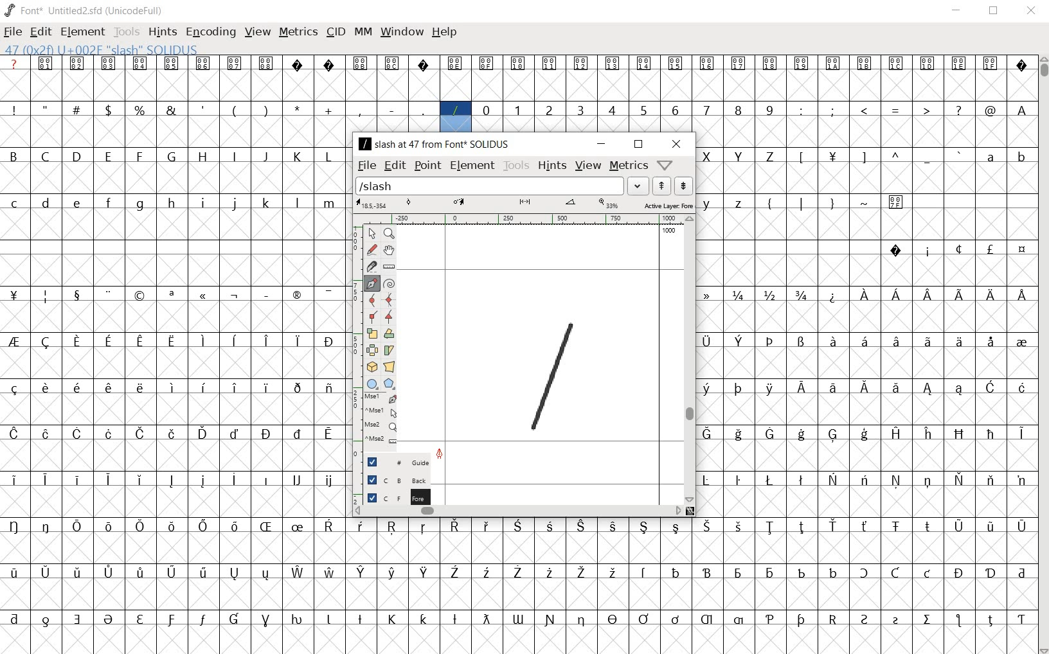  What do you see at coordinates (678, 145) in the screenshot?
I see `close` at bounding box center [678, 145].